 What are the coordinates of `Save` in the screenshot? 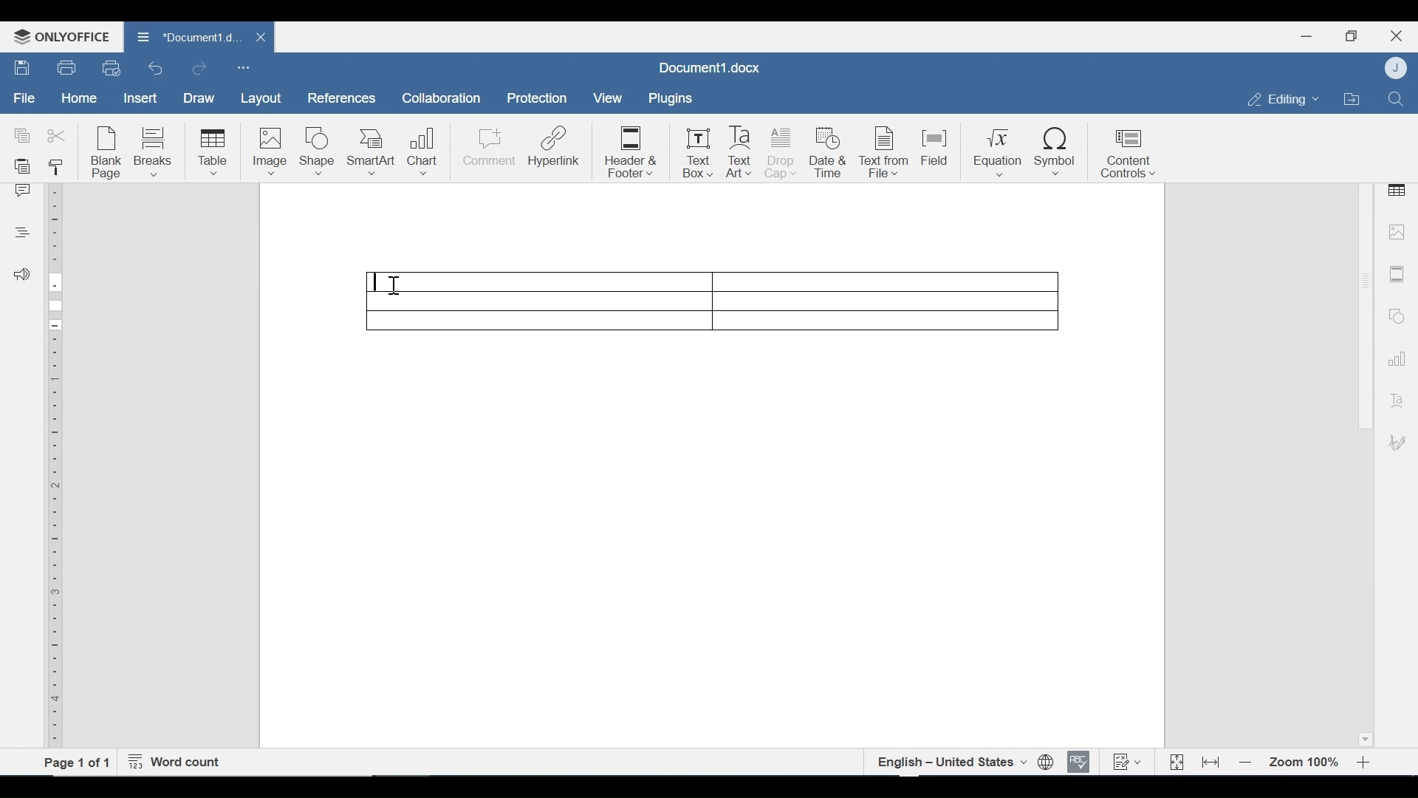 It's located at (23, 68).